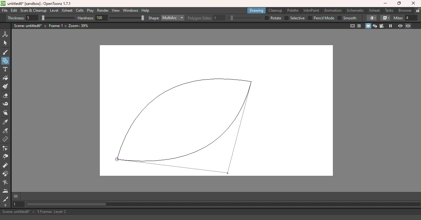  I want to click on Safe area, so click(353, 26).